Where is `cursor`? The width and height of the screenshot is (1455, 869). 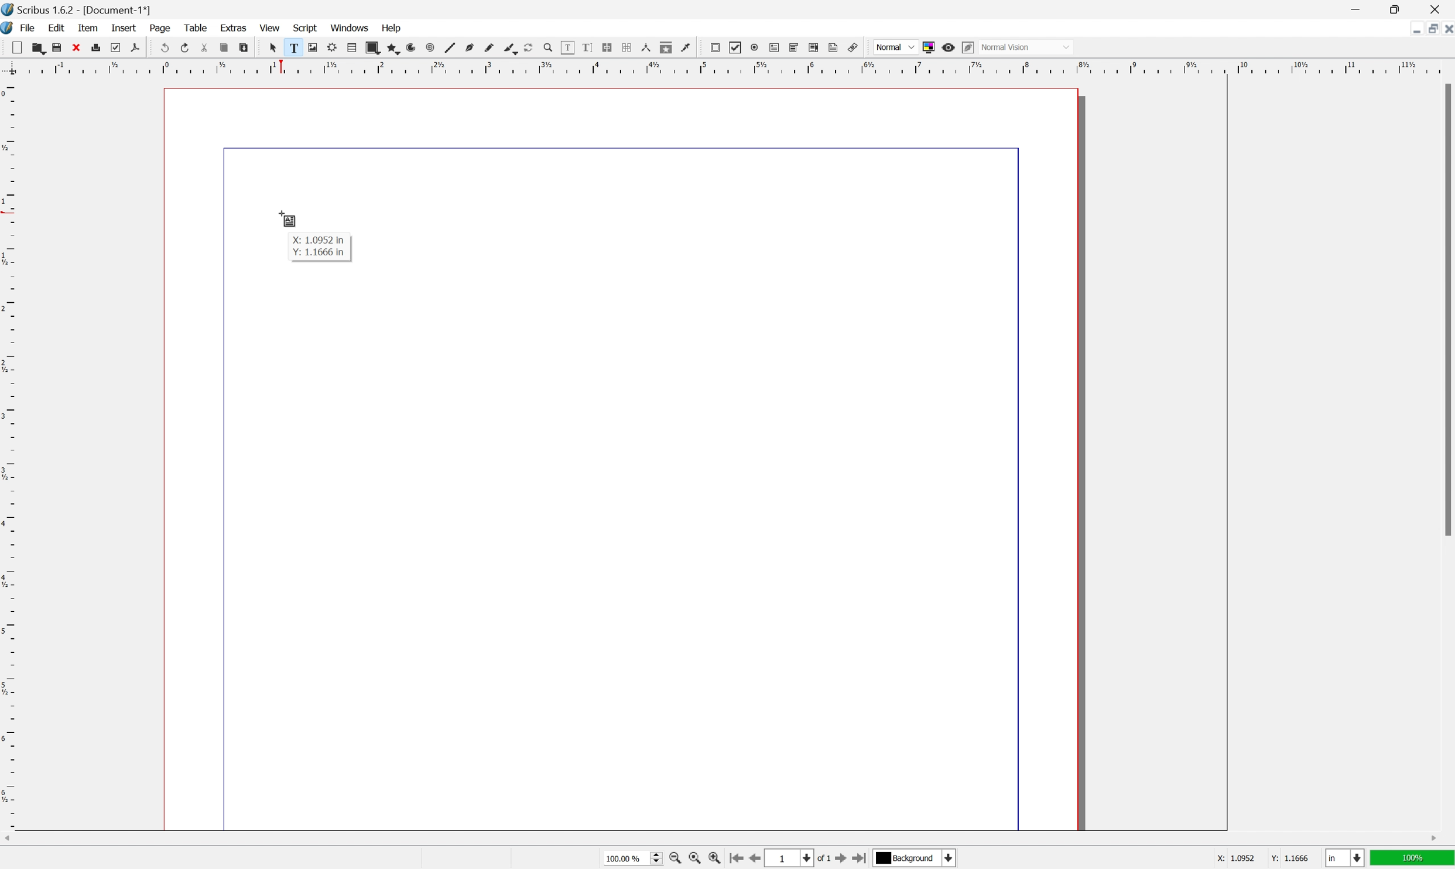
cursor is located at coordinates (272, 47).